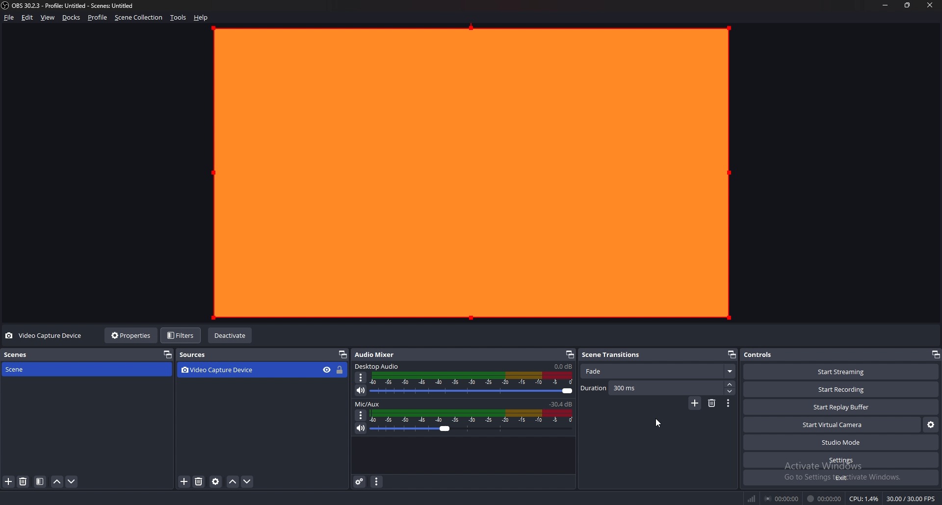  What do you see at coordinates (360, 391) in the screenshot?
I see `mute` at bounding box center [360, 391].